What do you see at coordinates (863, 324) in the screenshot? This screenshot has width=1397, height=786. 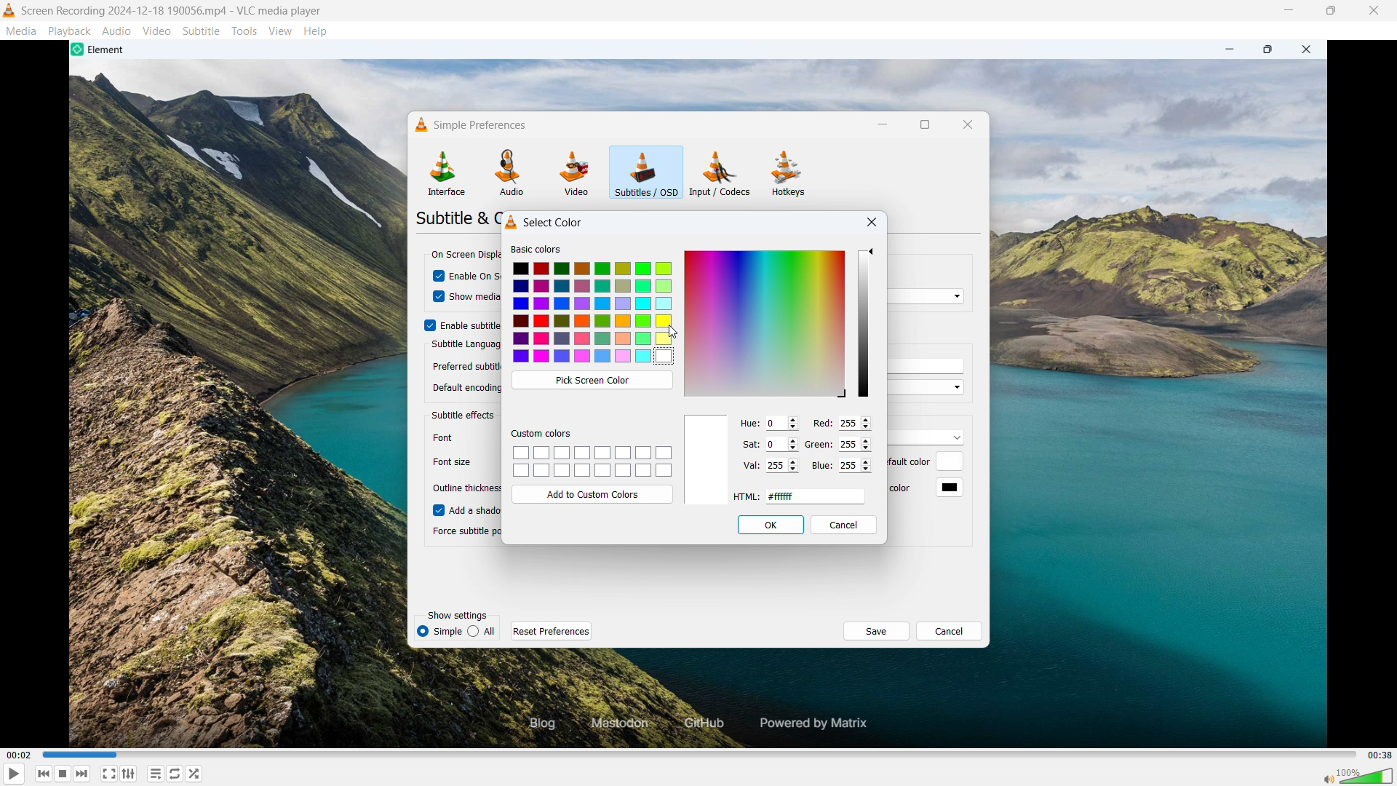 I see `select opacity` at bounding box center [863, 324].